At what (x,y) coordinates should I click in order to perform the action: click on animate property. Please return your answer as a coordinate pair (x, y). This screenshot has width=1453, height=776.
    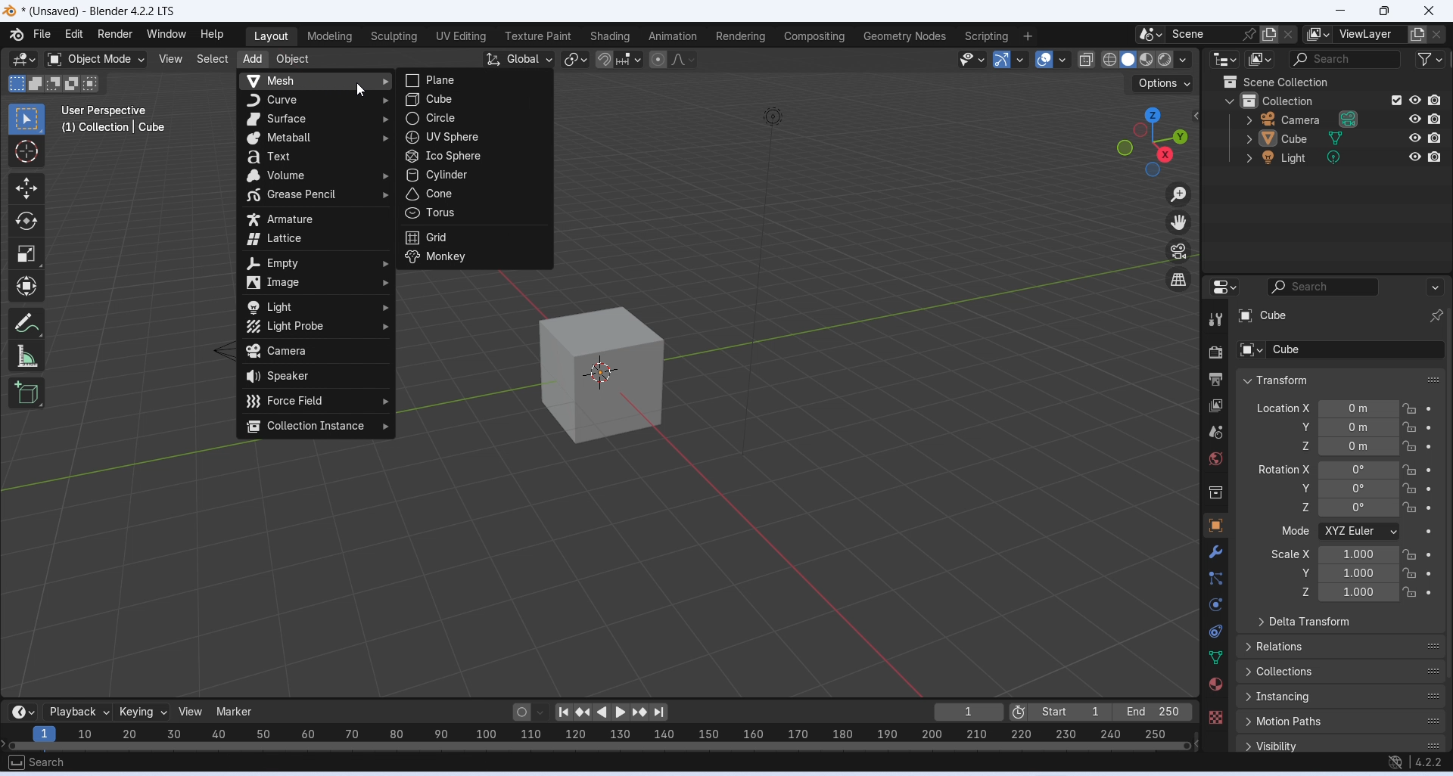
    Looking at the image, I should click on (1429, 508).